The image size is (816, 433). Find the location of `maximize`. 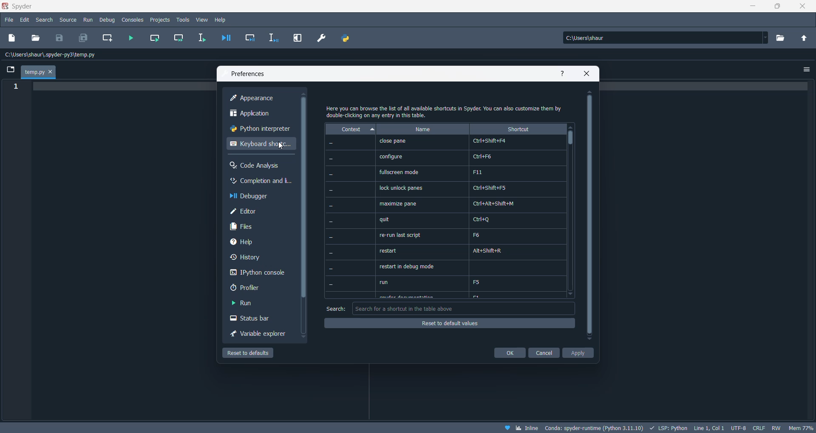

maximize is located at coordinates (778, 8).